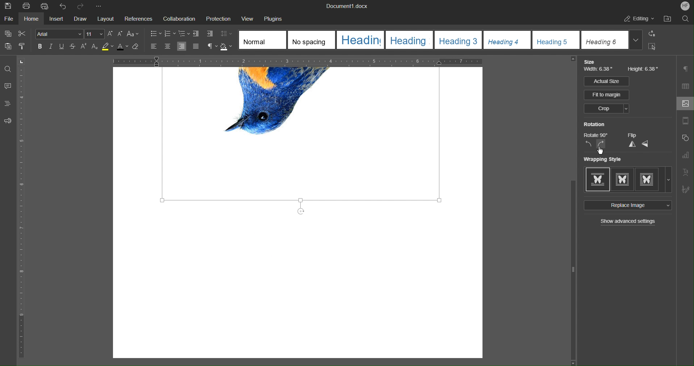 This screenshot has width=694, height=366. I want to click on Image Settings, so click(685, 104).